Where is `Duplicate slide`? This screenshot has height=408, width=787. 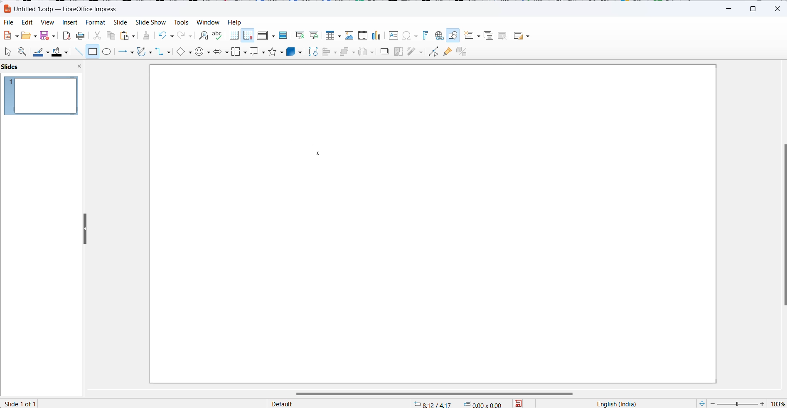 Duplicate slide is located at coordinates (489, 36).